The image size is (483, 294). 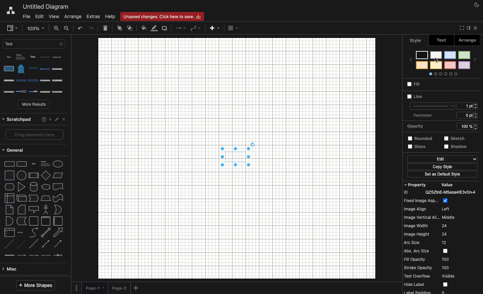 What do you see at coordinates (420, 138) in the screenshot?
I see `Rounded` at bounding box center [420, 138].